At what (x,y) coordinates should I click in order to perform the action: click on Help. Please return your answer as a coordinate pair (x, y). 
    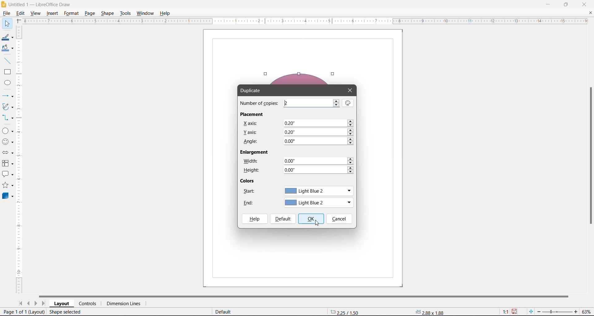
    Looking at the image, I should click on (255, 219).